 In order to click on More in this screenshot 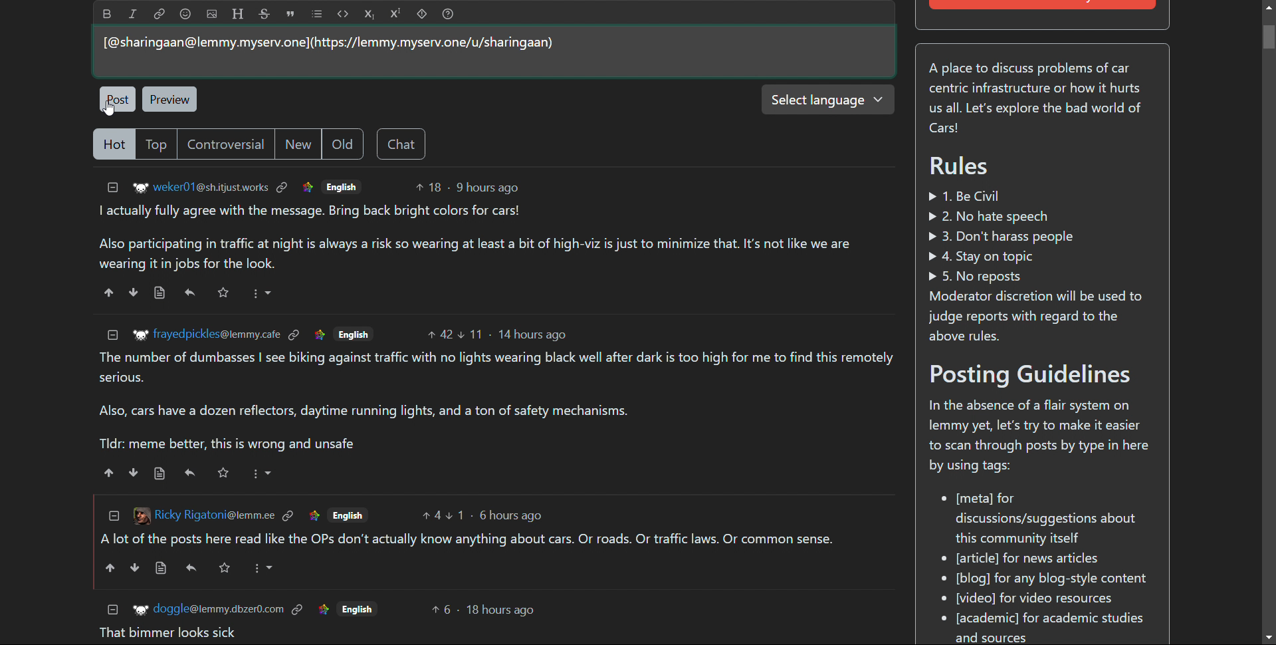, I will do `click(262, 473)`.